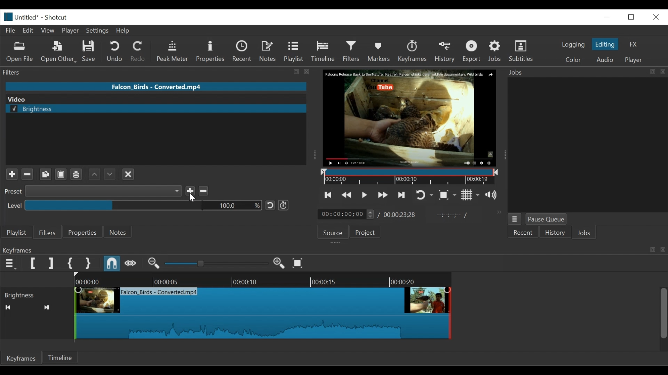 The height and width of the screenshot is (375, 668). What do you see at coordinates (51, 264) in the screenshot?
I see `Set Filter last` at bounding box center [51, 264].